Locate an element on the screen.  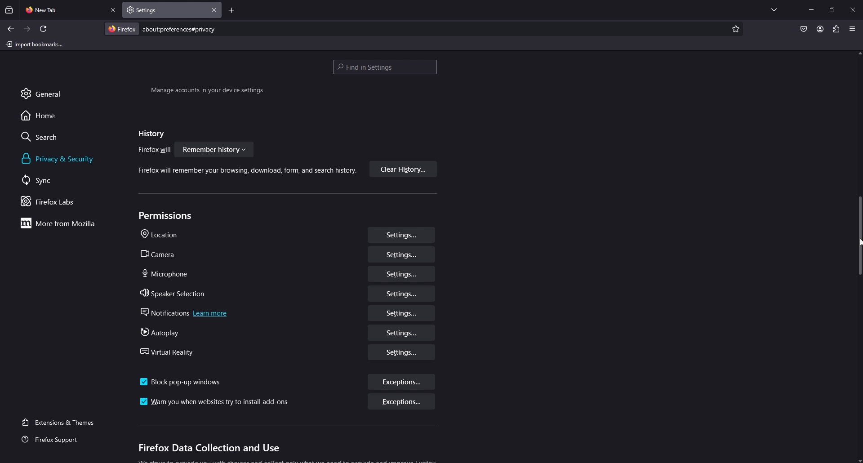
search settings is located at coordinates (385, 68).